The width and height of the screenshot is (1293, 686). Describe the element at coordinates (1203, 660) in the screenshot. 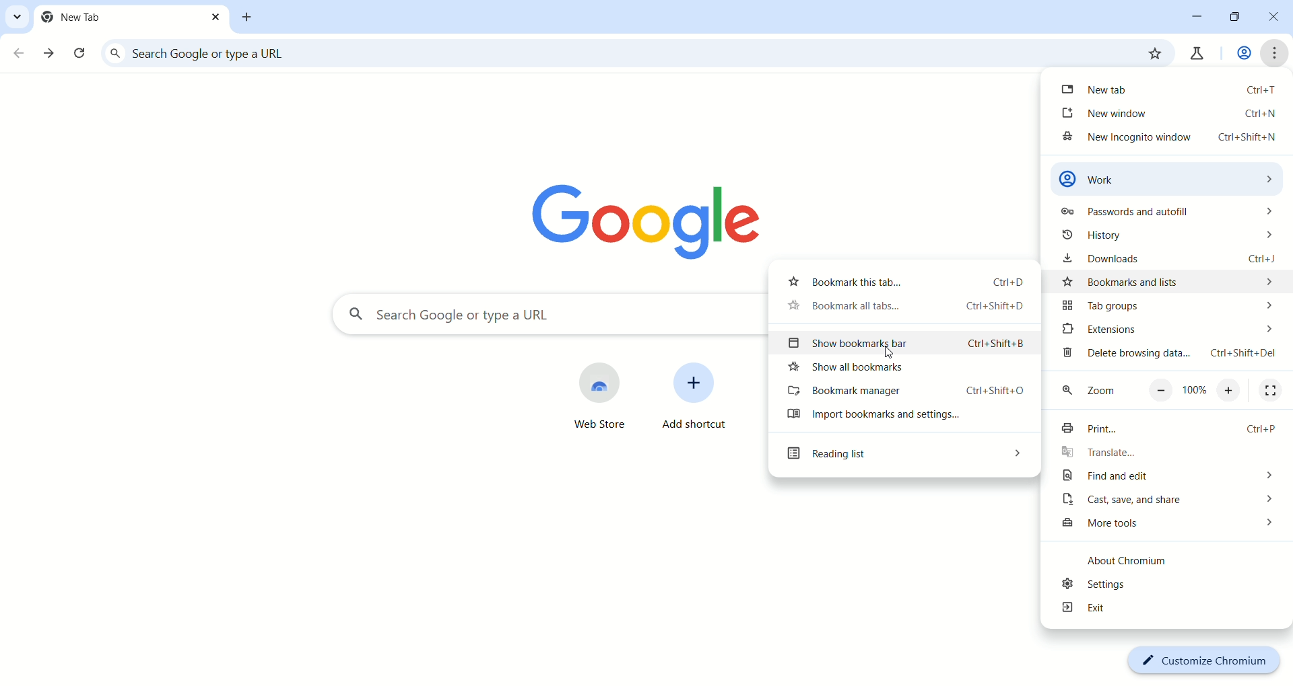

I see `customize chromium` at that location.